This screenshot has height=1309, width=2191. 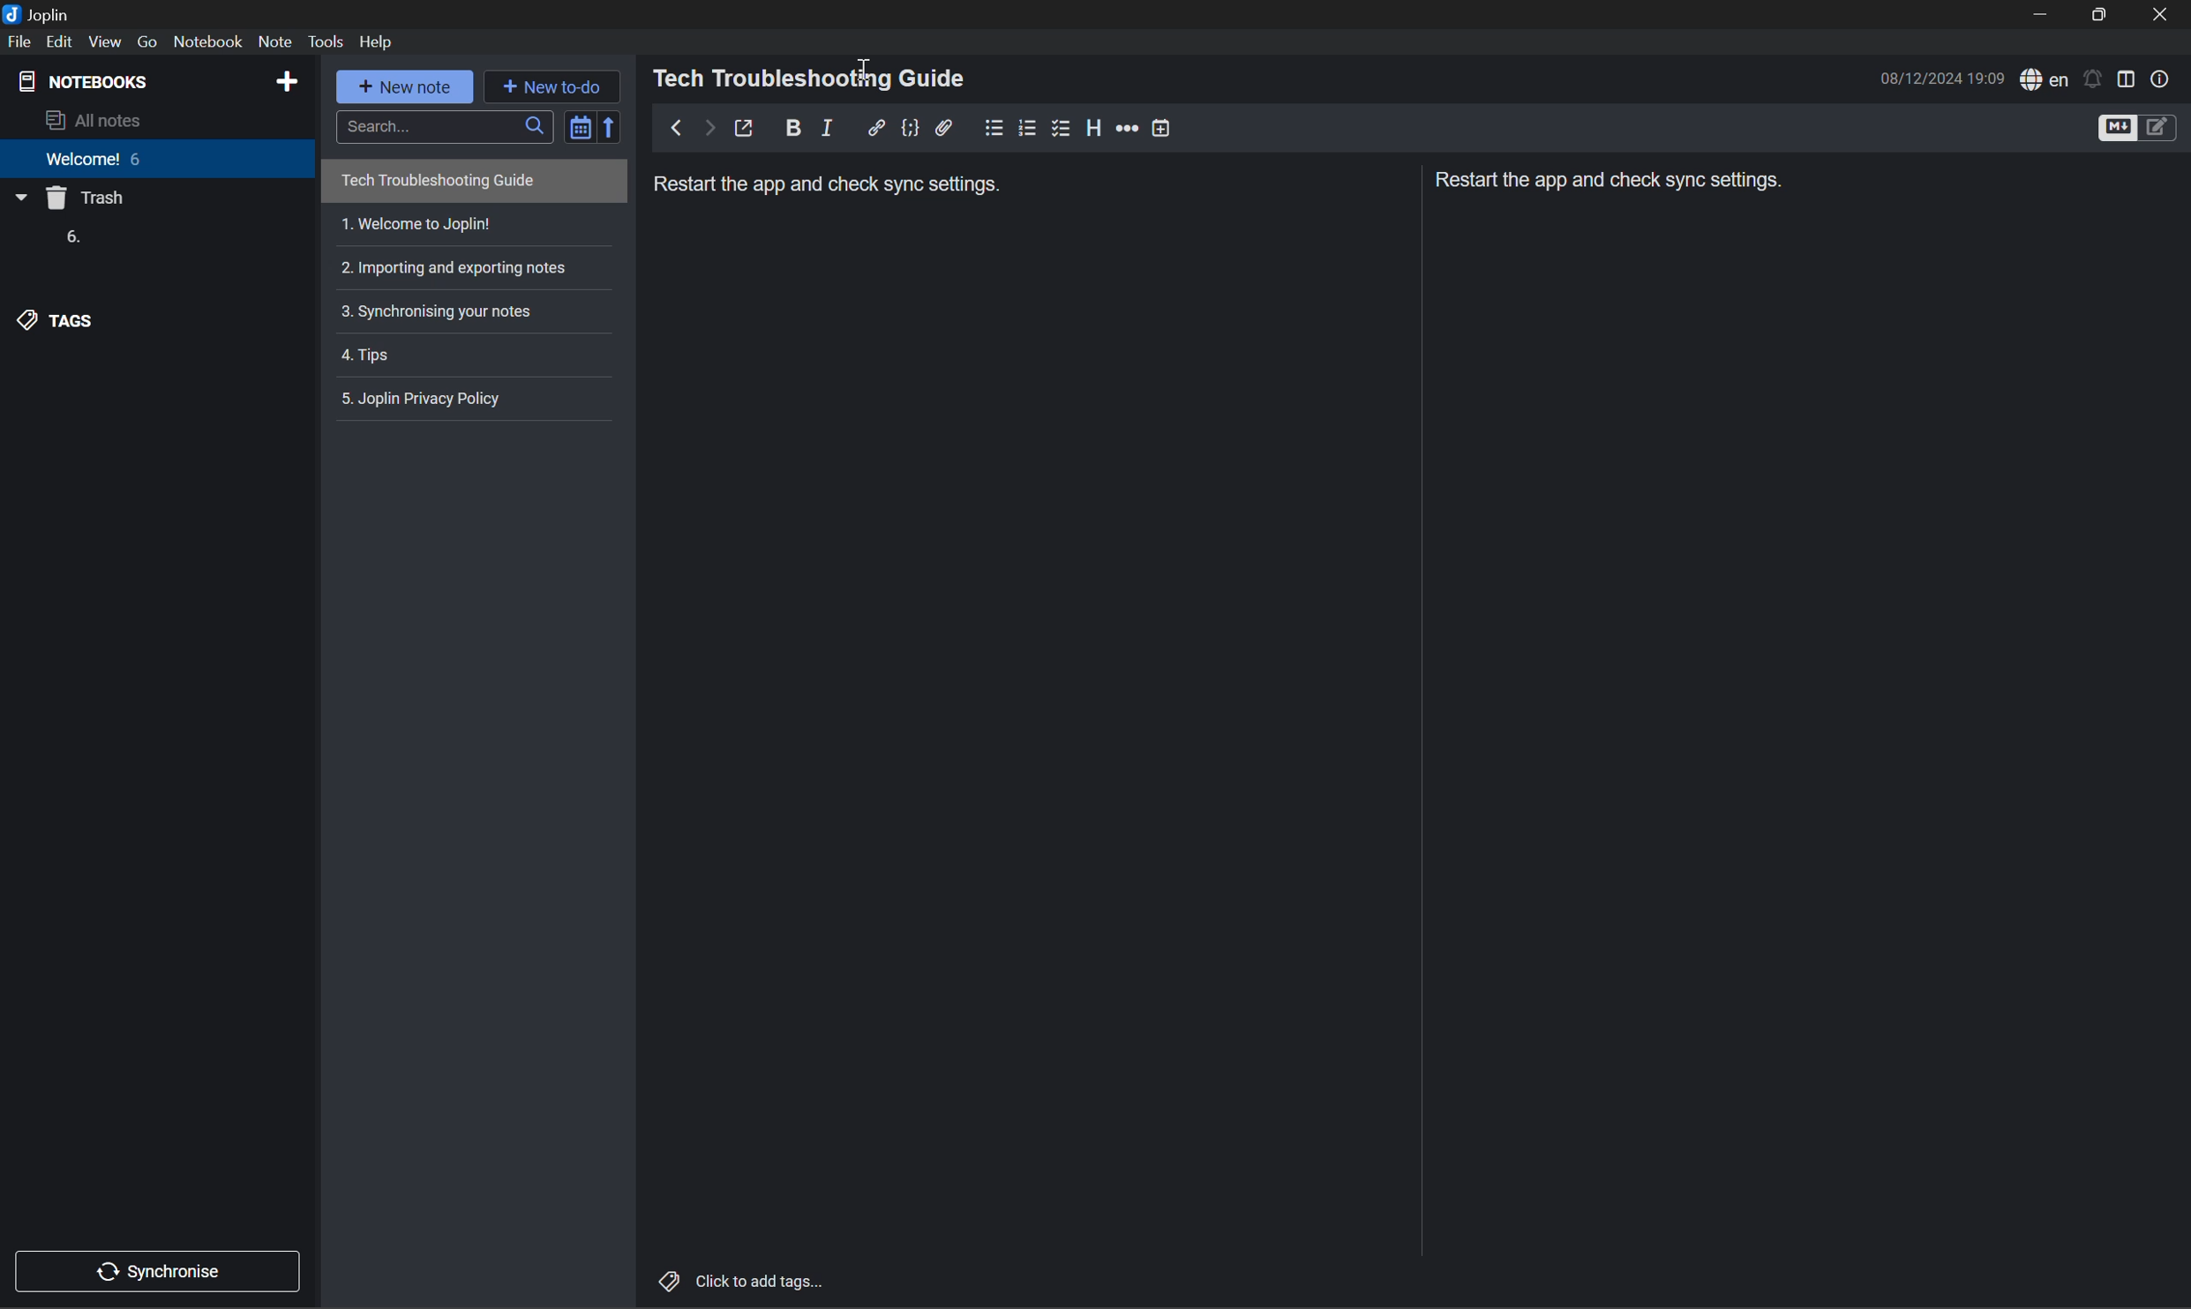 What do you see at coordinates (1059, 127) in the screenshot?
I see `Checkbox list` at bounding box center [1059, 127].